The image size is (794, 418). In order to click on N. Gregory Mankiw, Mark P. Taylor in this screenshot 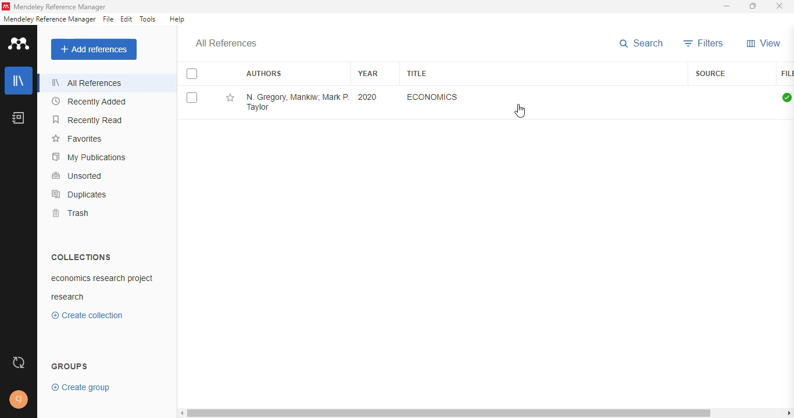, I will do `click(298, 102)`.